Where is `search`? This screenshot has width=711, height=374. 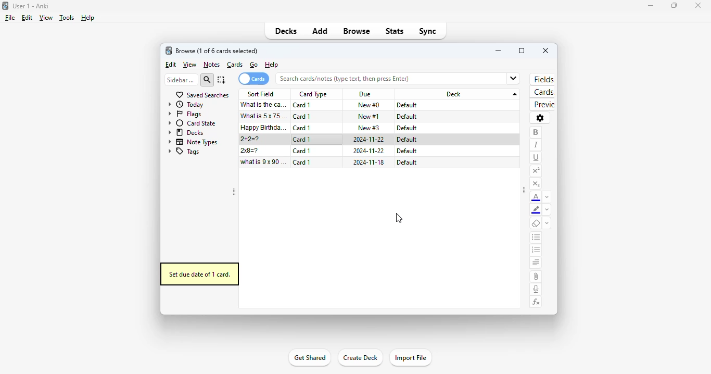 search is located at coordinates (208, 80).